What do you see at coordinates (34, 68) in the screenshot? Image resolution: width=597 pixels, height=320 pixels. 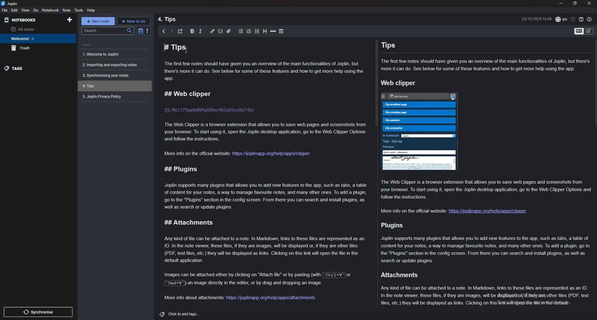 I see `tags` at bounding box center [34, 68].